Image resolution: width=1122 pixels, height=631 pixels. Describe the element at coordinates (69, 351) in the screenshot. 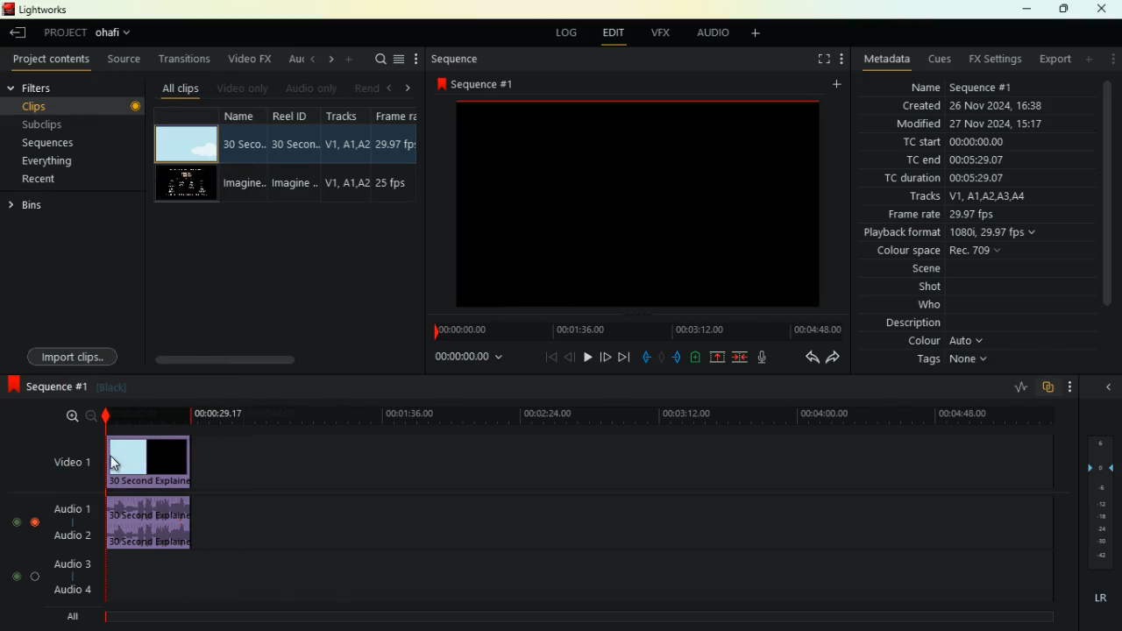

I see `import clips` at that location.